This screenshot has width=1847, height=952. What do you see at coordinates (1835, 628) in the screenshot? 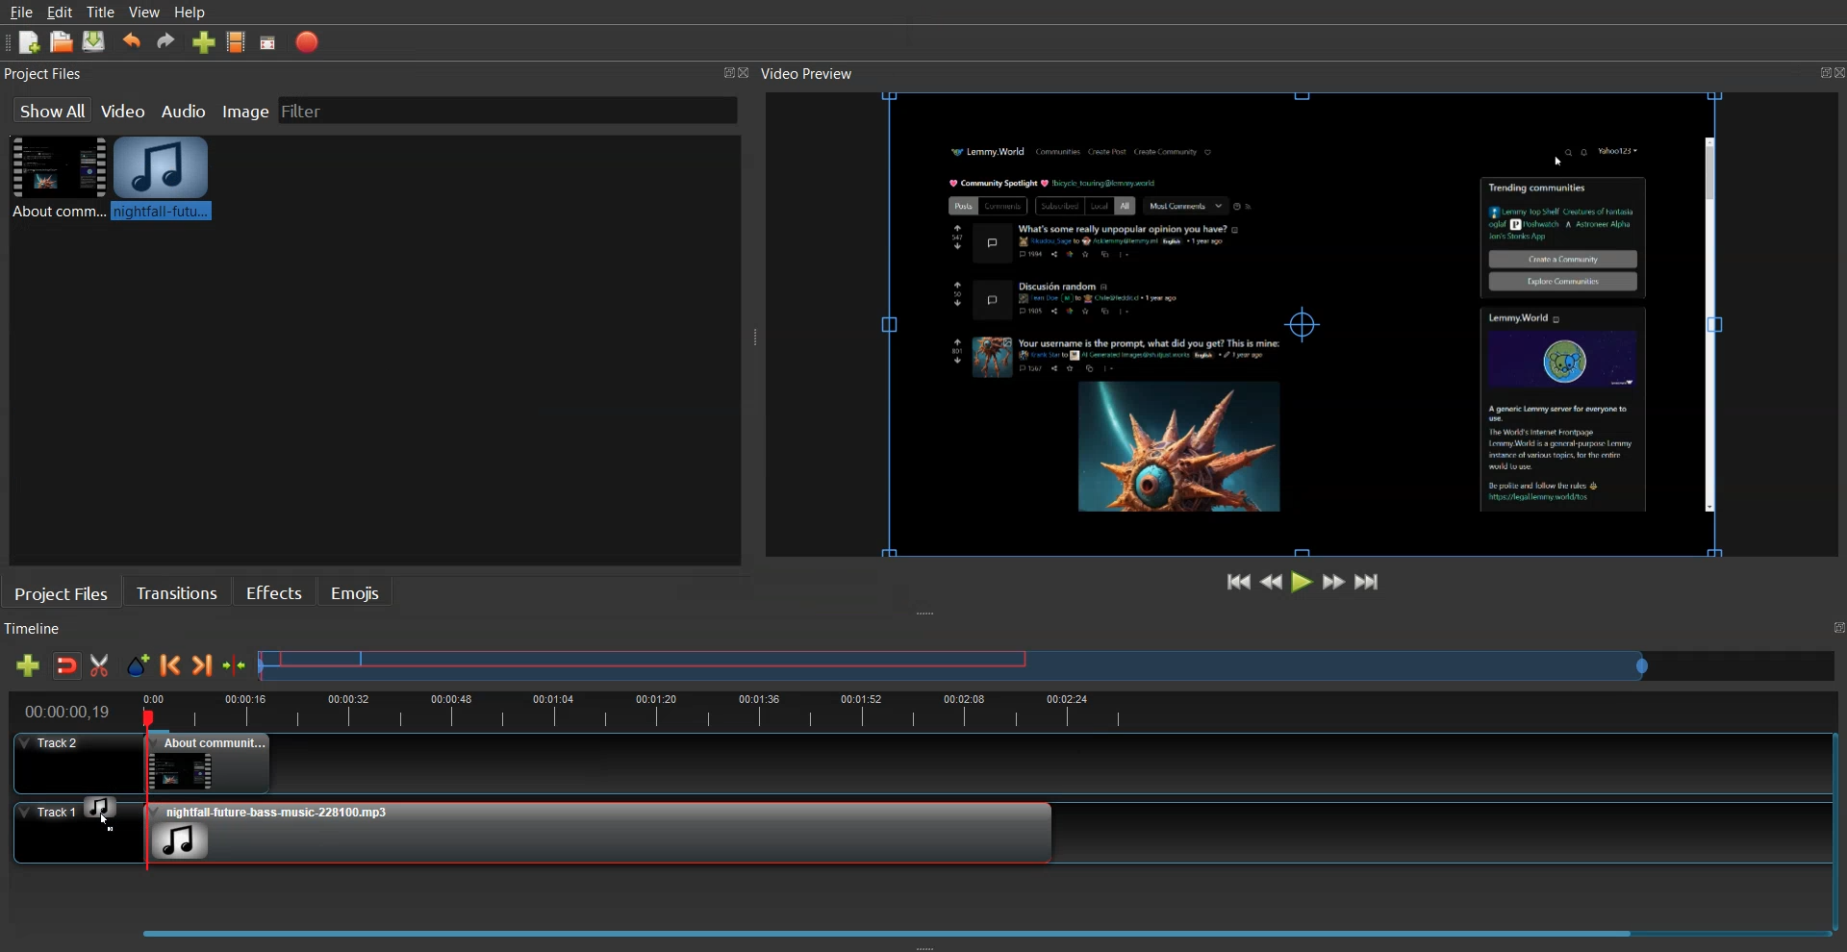
I see `Maximize` at bounding box center [1835, 628].